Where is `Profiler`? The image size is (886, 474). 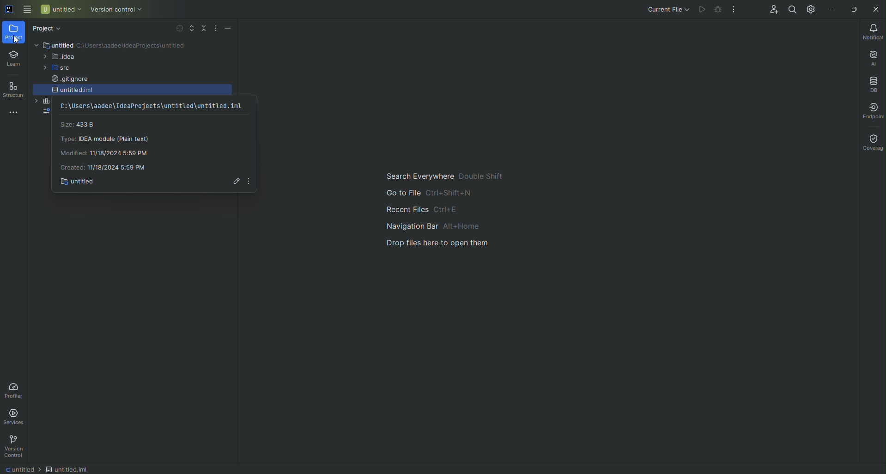
Profiler is located at coordinates (18, 390).